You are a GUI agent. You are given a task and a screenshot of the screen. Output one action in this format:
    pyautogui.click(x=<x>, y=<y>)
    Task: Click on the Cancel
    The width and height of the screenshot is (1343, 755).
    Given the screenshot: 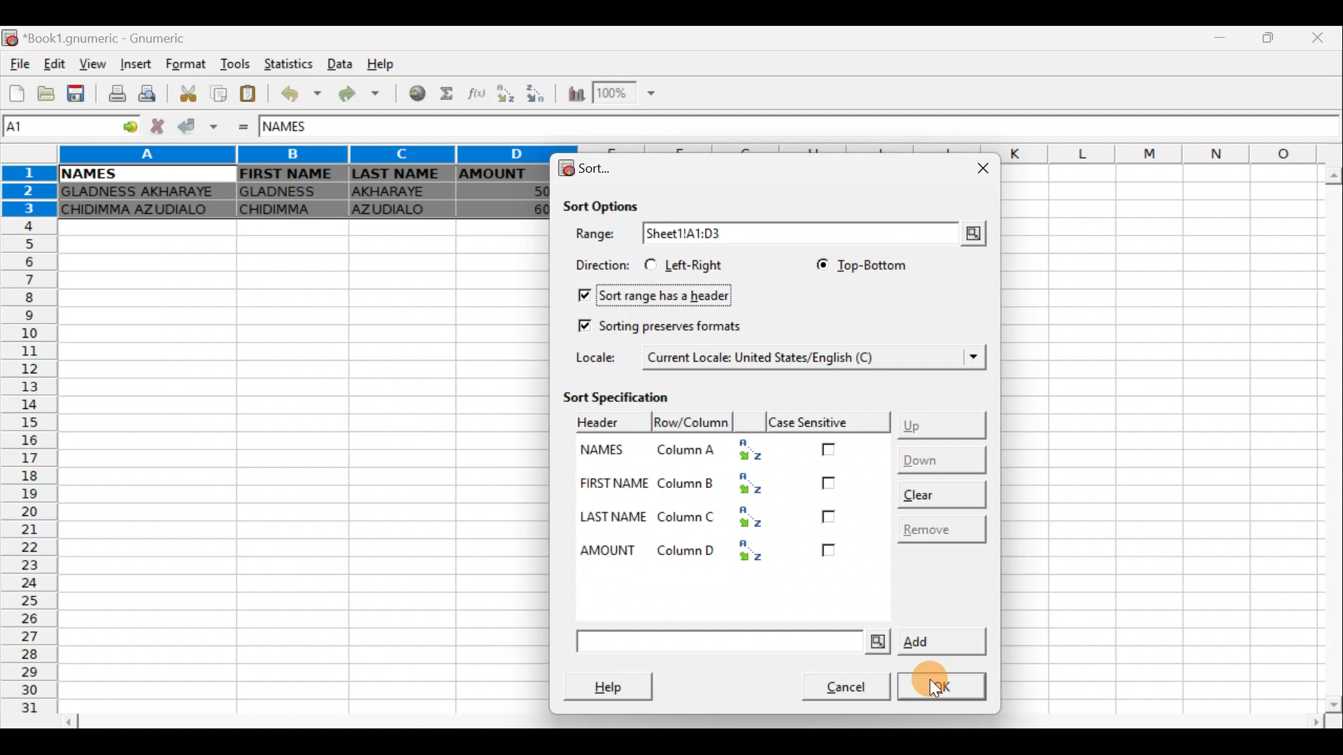 What is the action you would take?
    pyautogui.click(x=838, y=684)
    